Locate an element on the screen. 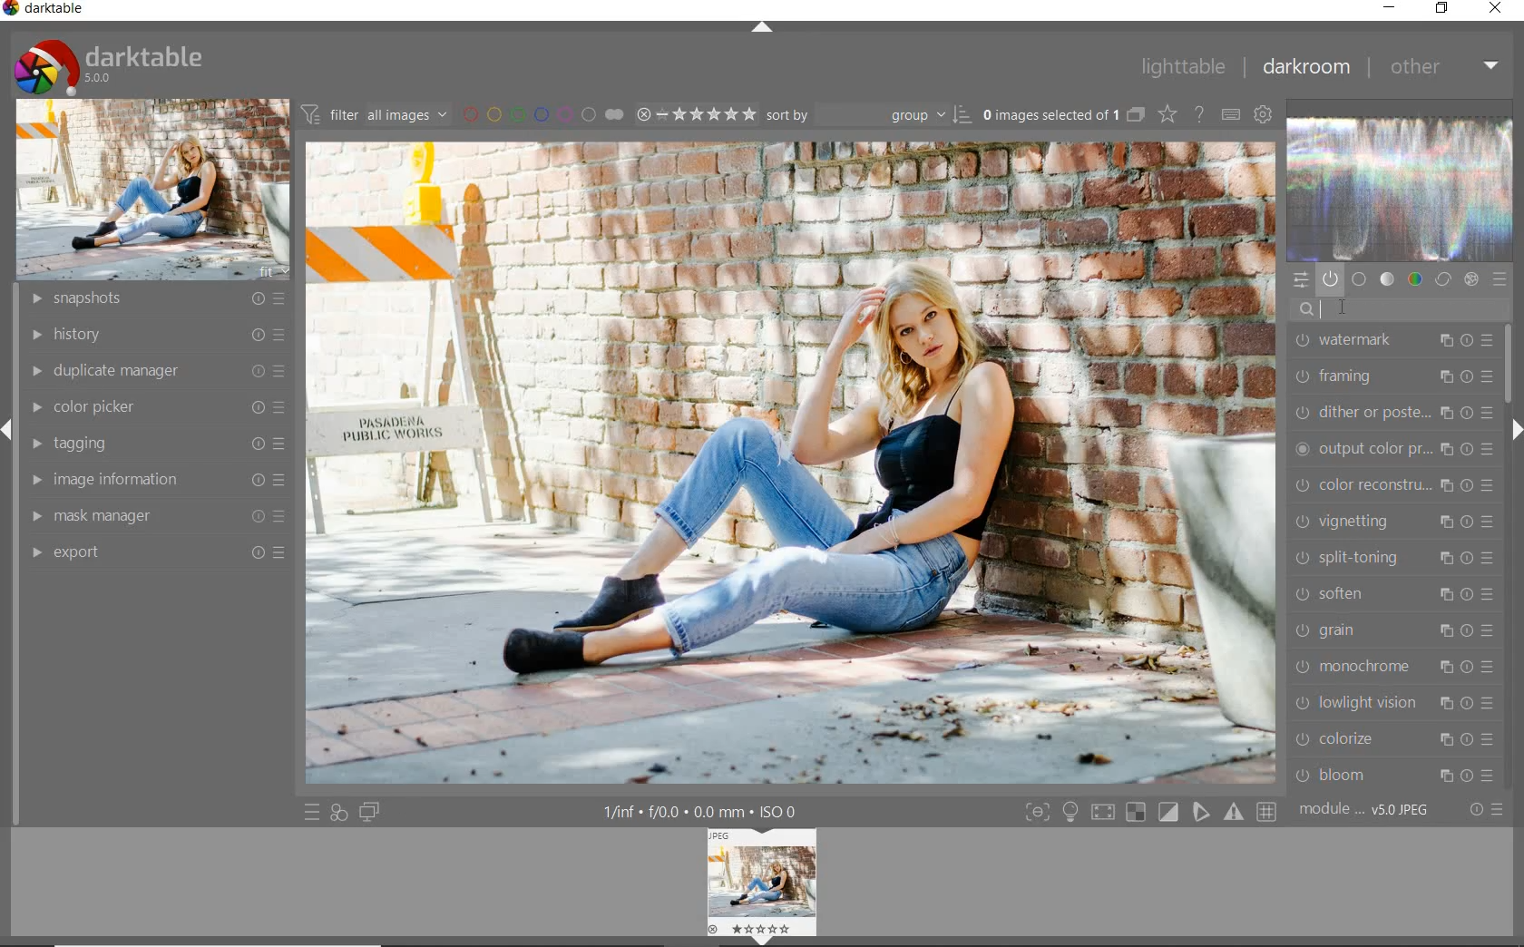 The height and width of the screenshot is (947, 1524). correct is located at coordinates (1443, 278).